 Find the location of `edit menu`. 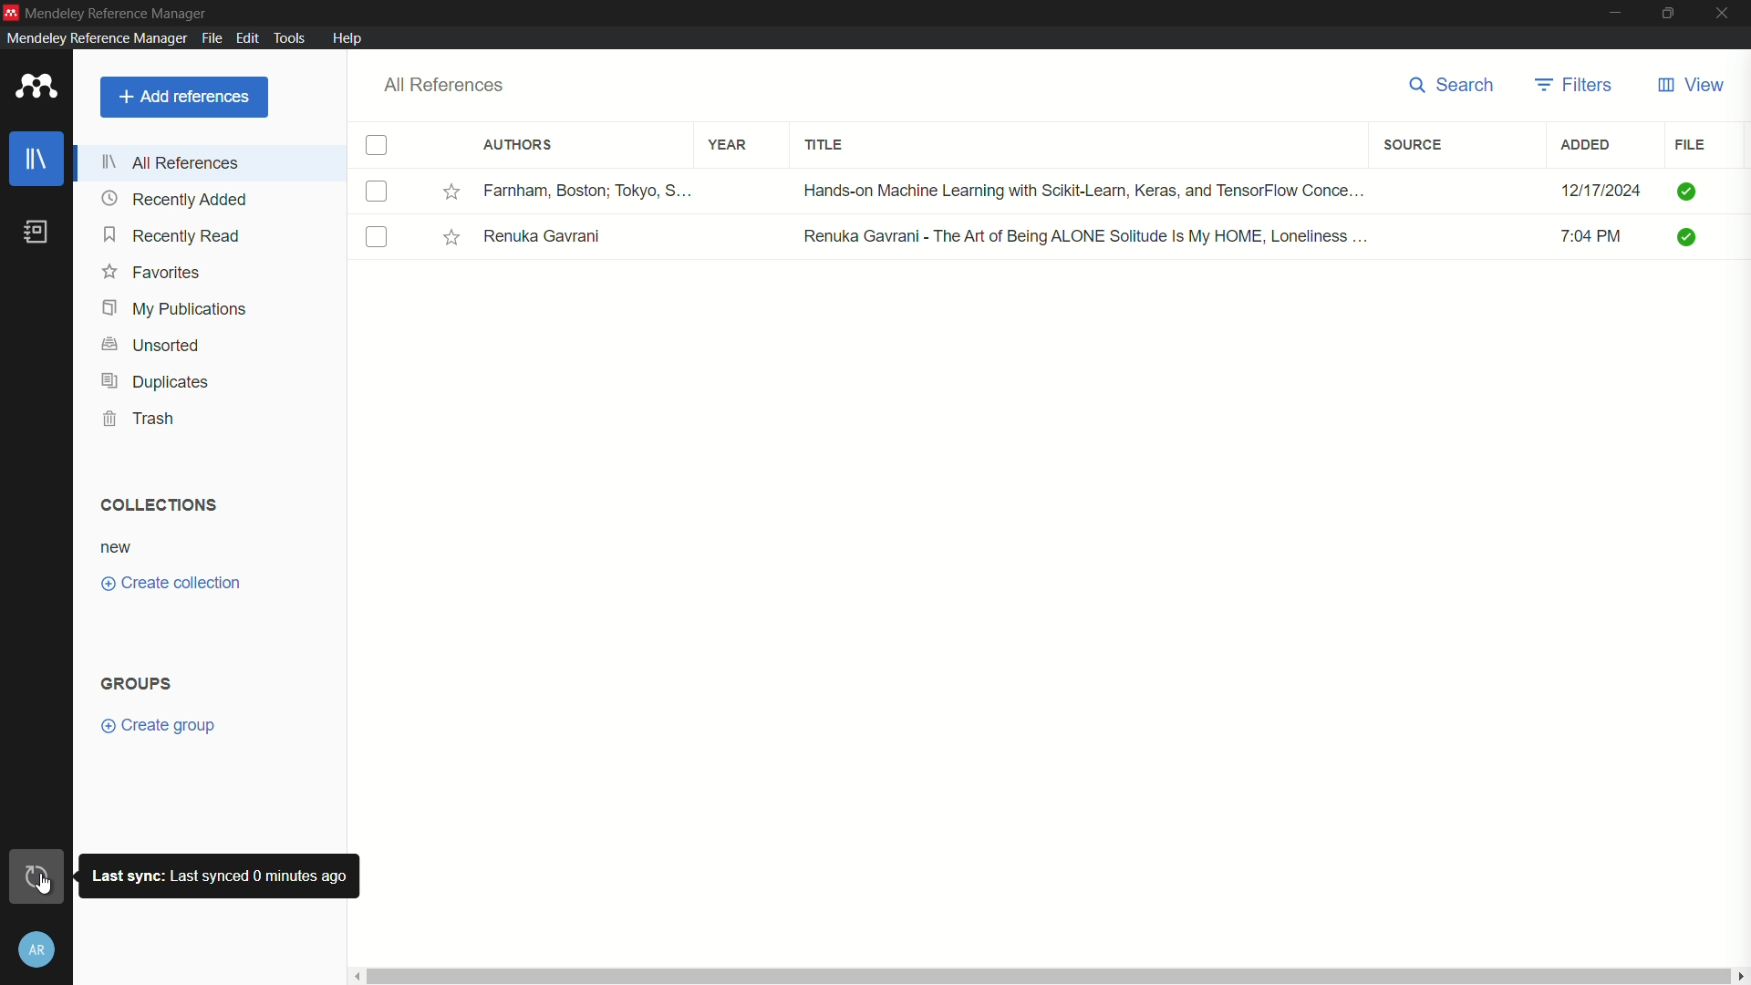

edit menu is located at coordinates (245, 36).